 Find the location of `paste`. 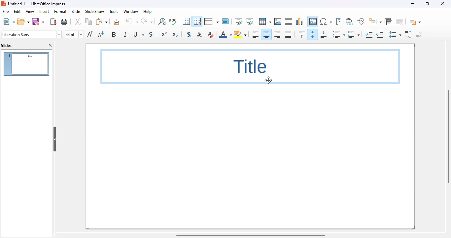

paste is located at coordinates (102, 21).